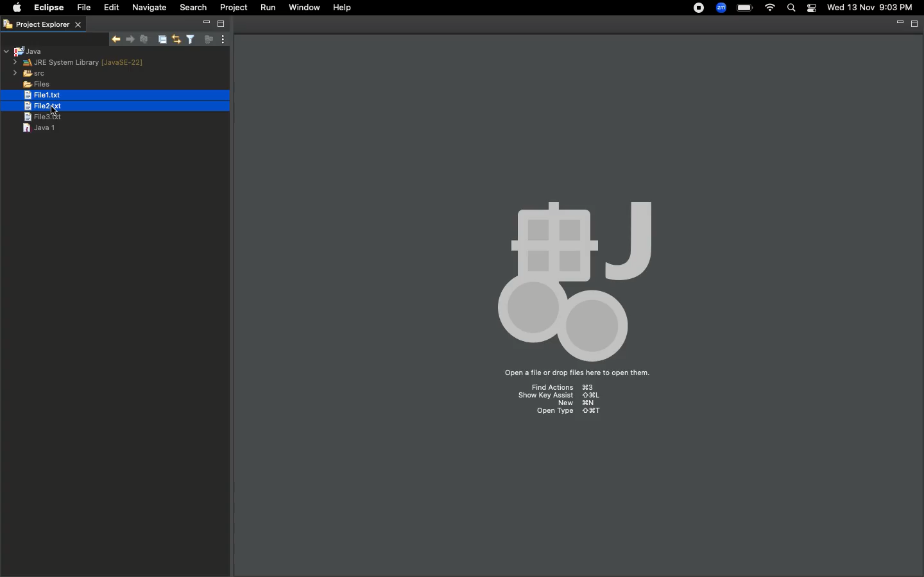 The image size is (924, 577). What do you see at coordinates (897, 24) in the screenshot?
I see `Minimize` at bounding box center [897, 24].